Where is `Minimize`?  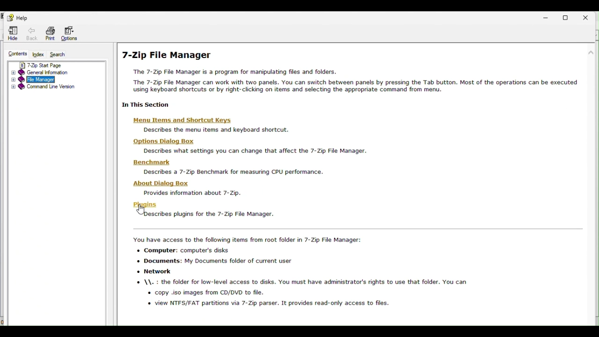
Minimize is located at coordinates (547, 15).